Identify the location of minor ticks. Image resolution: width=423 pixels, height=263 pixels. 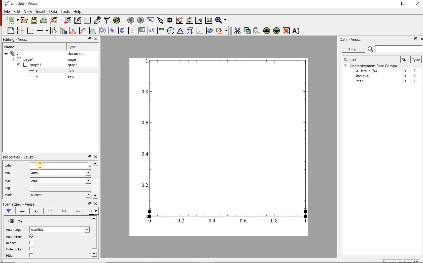
(78, 210).